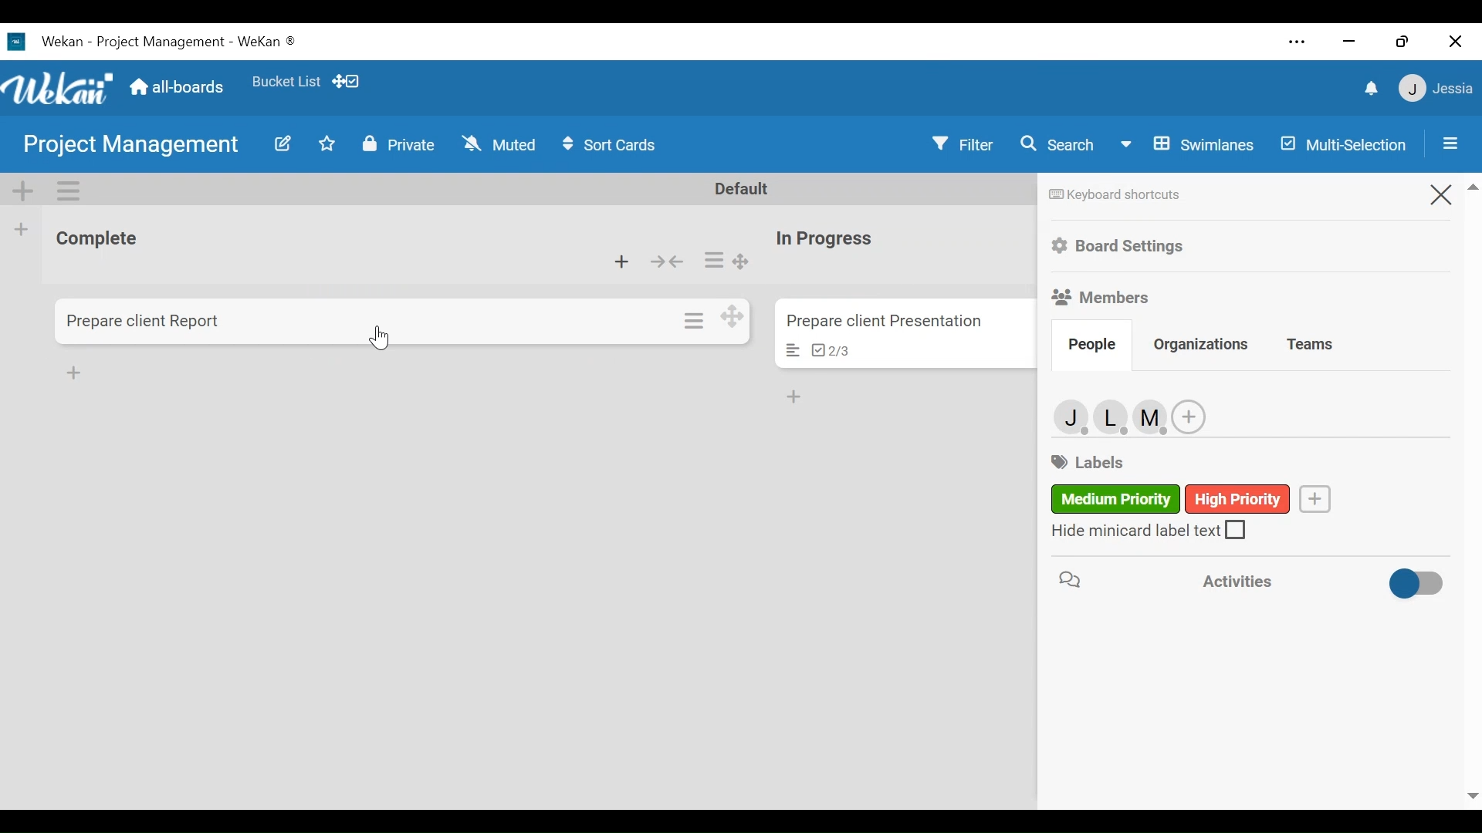 The height and width of the screenshot is (833, 1482). What do you see at coordinates (1443, 196) in the screenshot?
I see `Close` at bounding box center [1443, 196].